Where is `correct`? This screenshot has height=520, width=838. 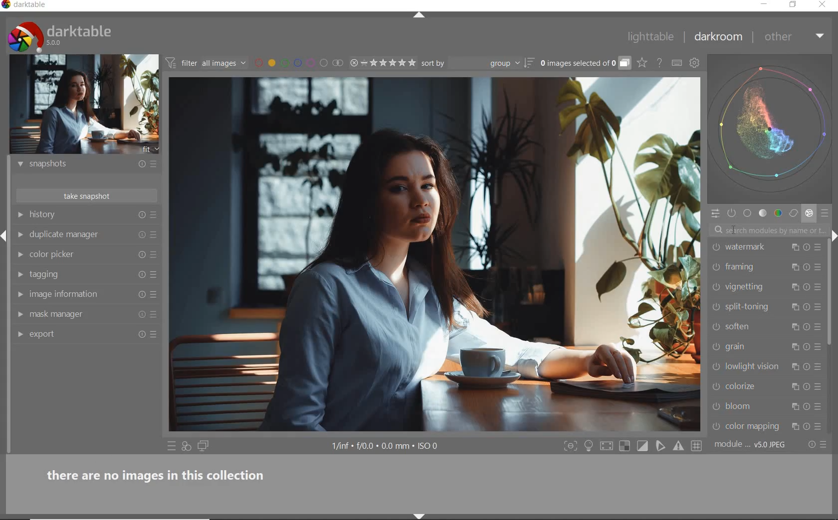
correct is located at coordinates (794, 214).